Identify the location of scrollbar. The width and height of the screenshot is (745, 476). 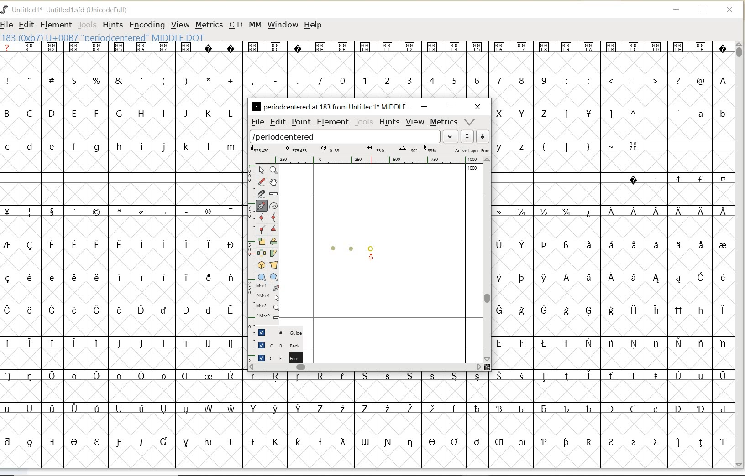
(488, 259).